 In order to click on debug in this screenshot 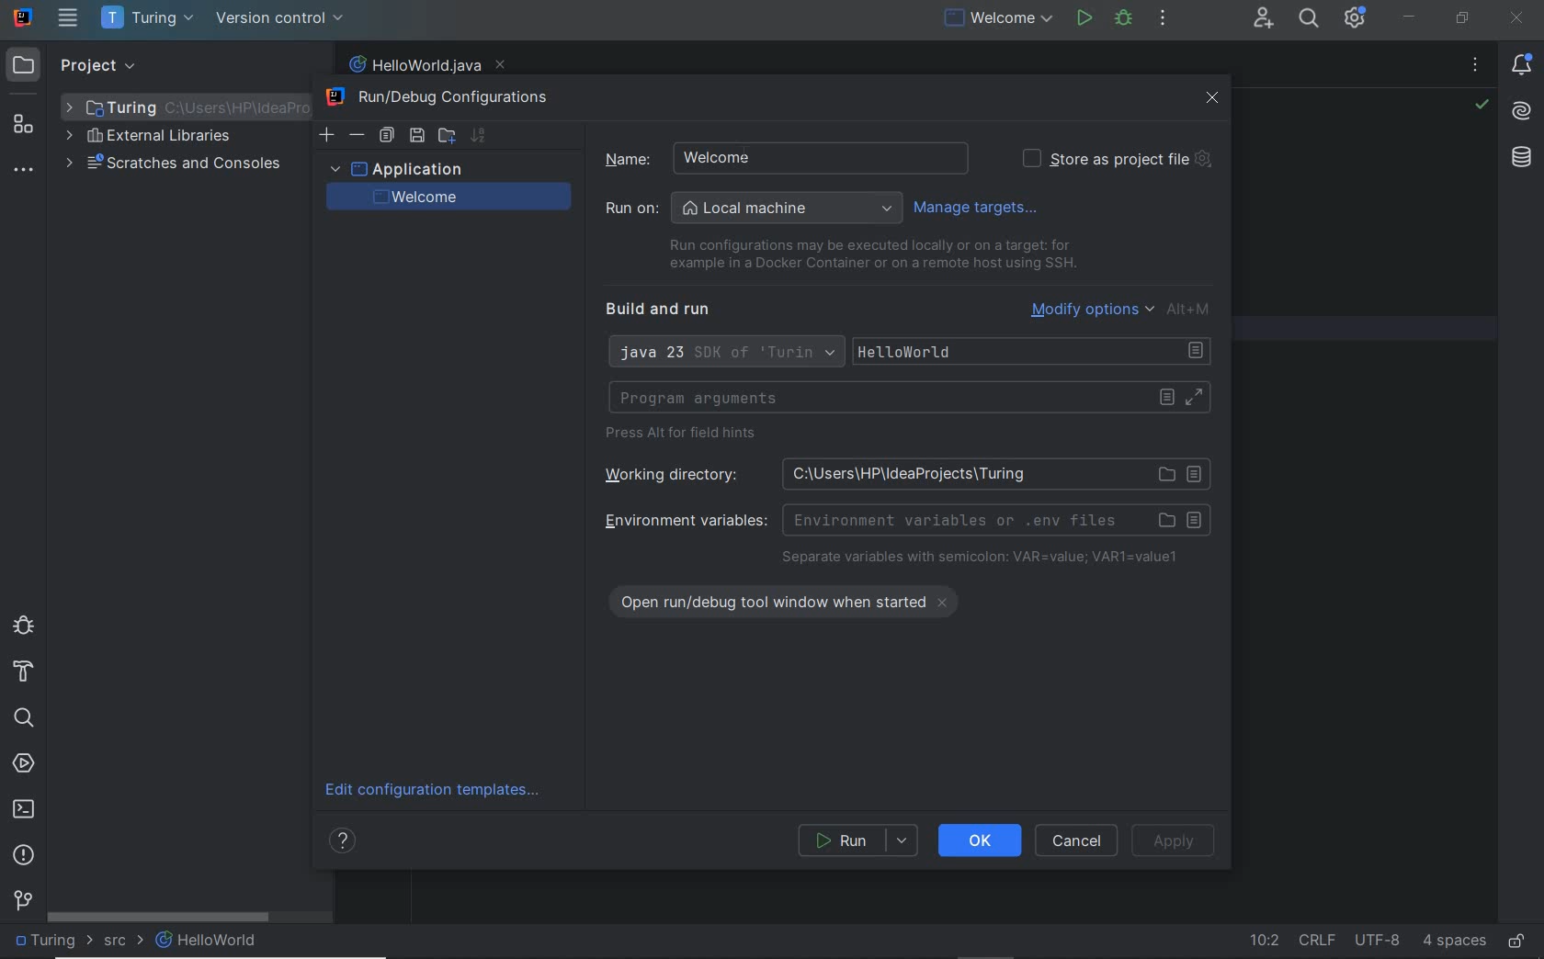, I will do `click(23, 624)`.